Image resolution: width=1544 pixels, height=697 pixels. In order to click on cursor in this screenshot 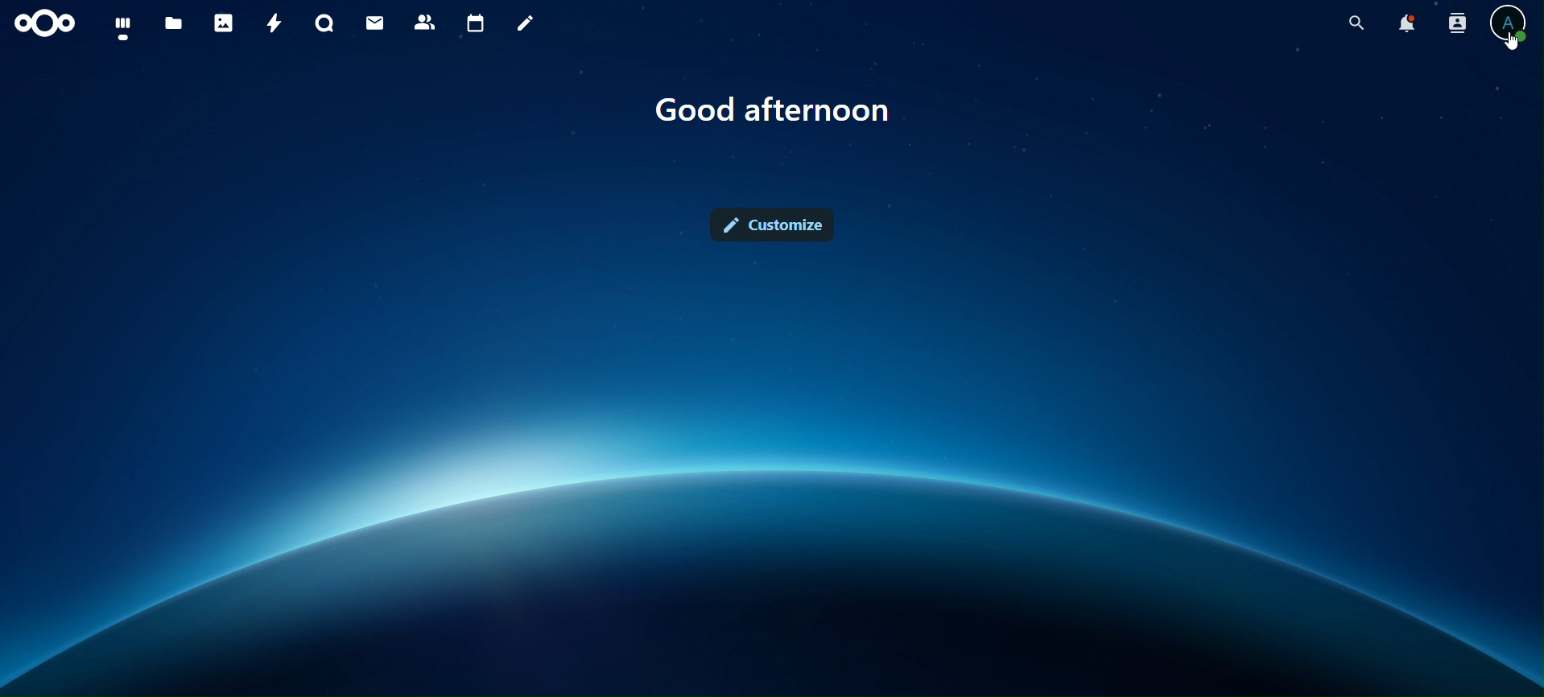, I will do `click(1514, 43)`.